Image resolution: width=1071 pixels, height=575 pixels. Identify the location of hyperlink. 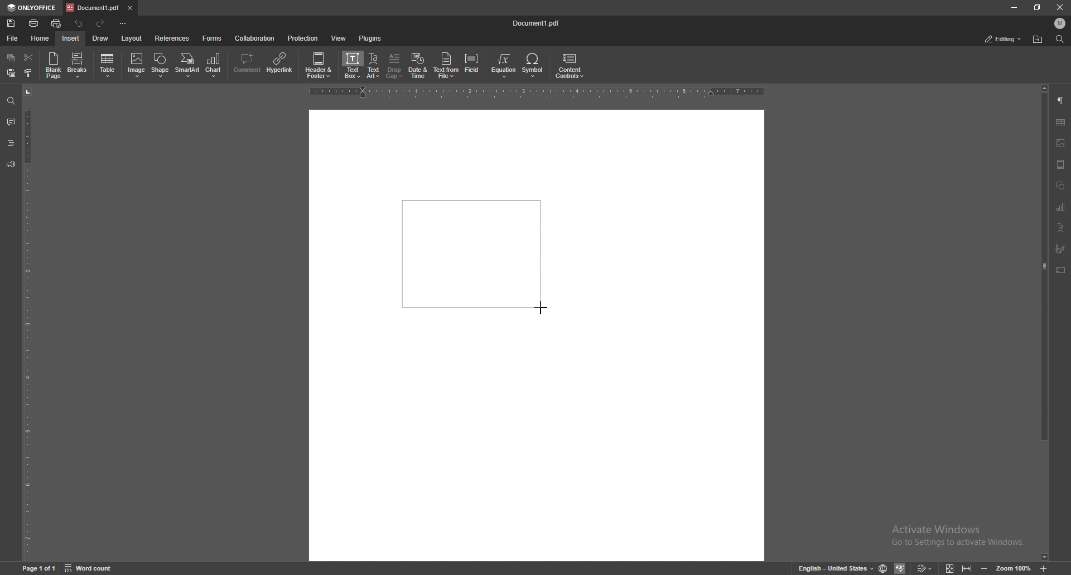
(281, 63).